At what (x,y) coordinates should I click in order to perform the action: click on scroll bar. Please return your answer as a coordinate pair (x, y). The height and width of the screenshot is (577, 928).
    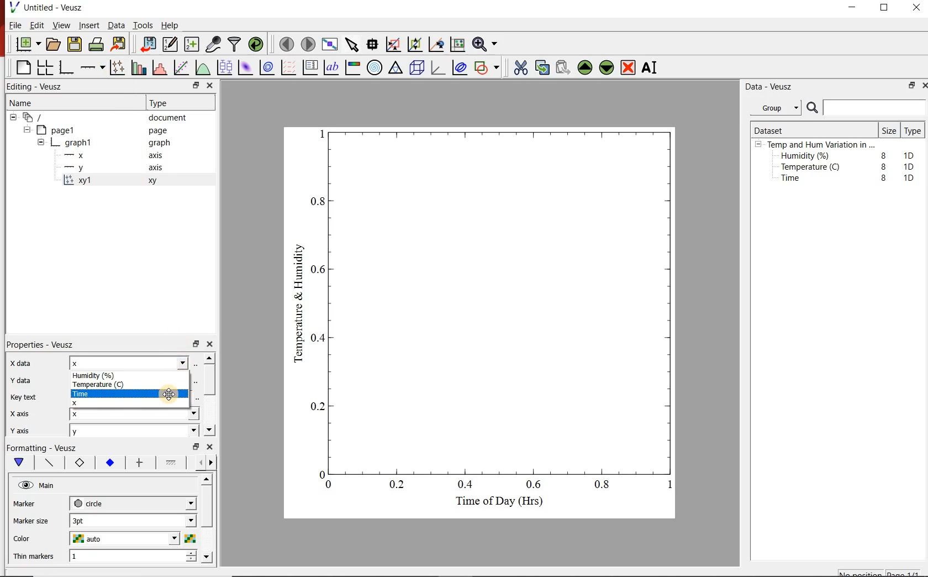
    Looking at the image, I should click on (211, 393).